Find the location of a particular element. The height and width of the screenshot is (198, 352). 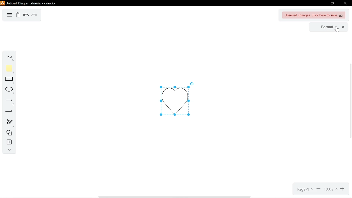

zoom out is located at coordinates (318, 189).